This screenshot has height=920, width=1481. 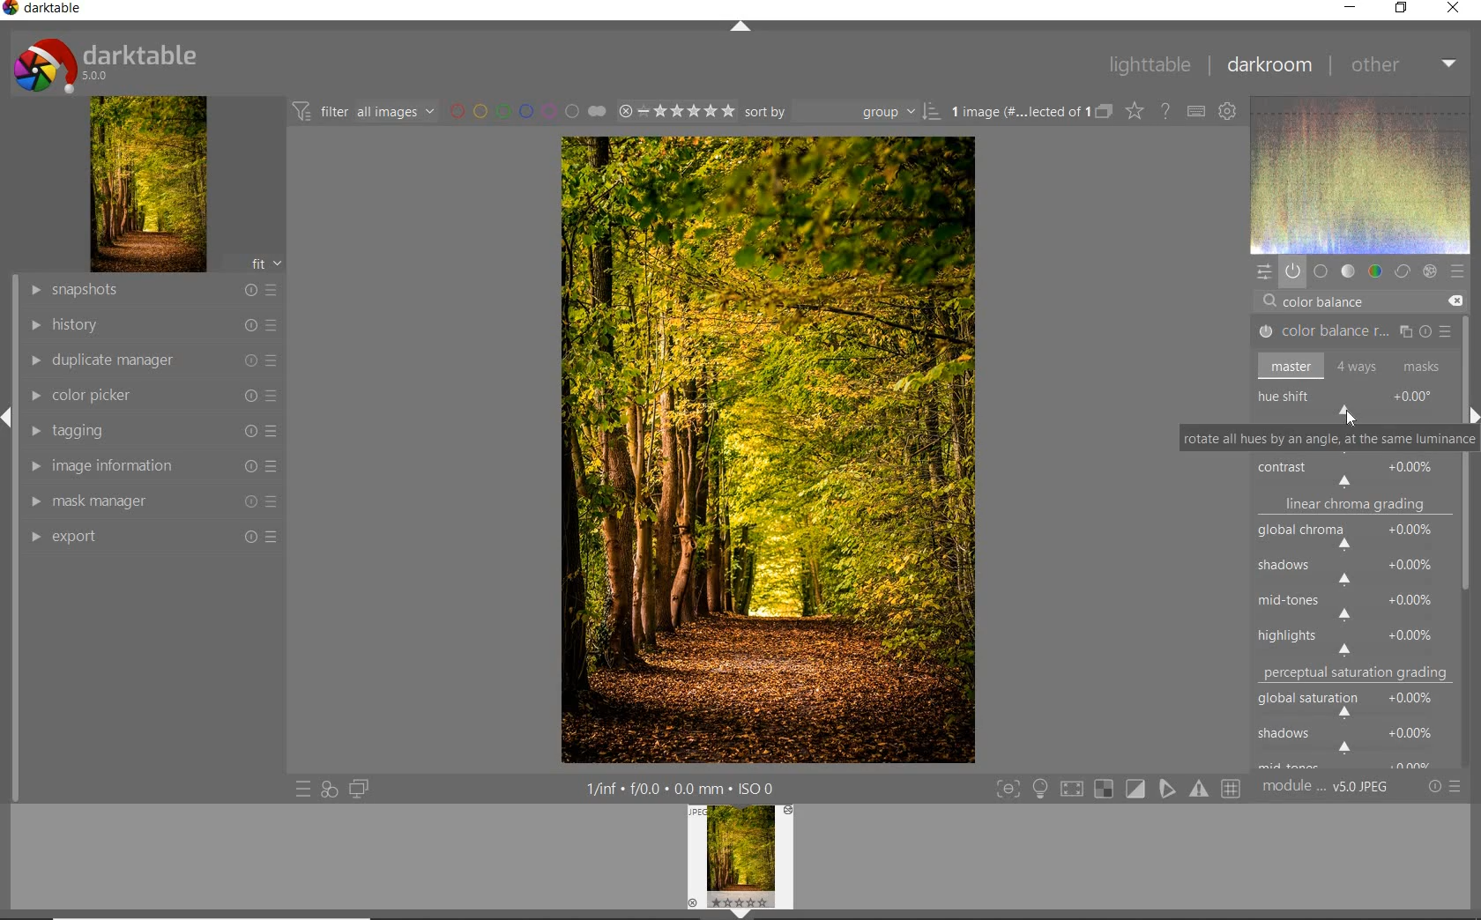 What do you see at coordinates (526, 111) in the screenshot?
I see `filter by image color label` at bounding box center [526, 111].